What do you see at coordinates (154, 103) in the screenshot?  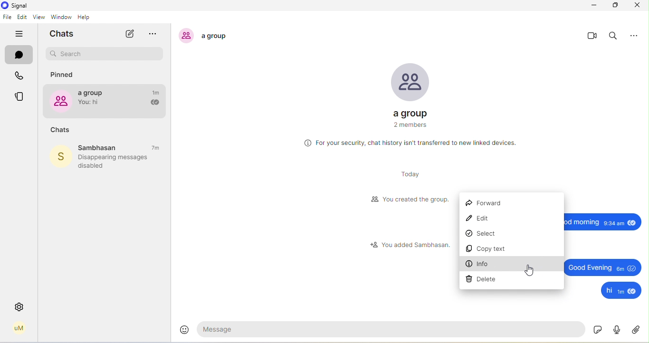 I see `message read/unread/delivery status` at bounding box center [154, 103].